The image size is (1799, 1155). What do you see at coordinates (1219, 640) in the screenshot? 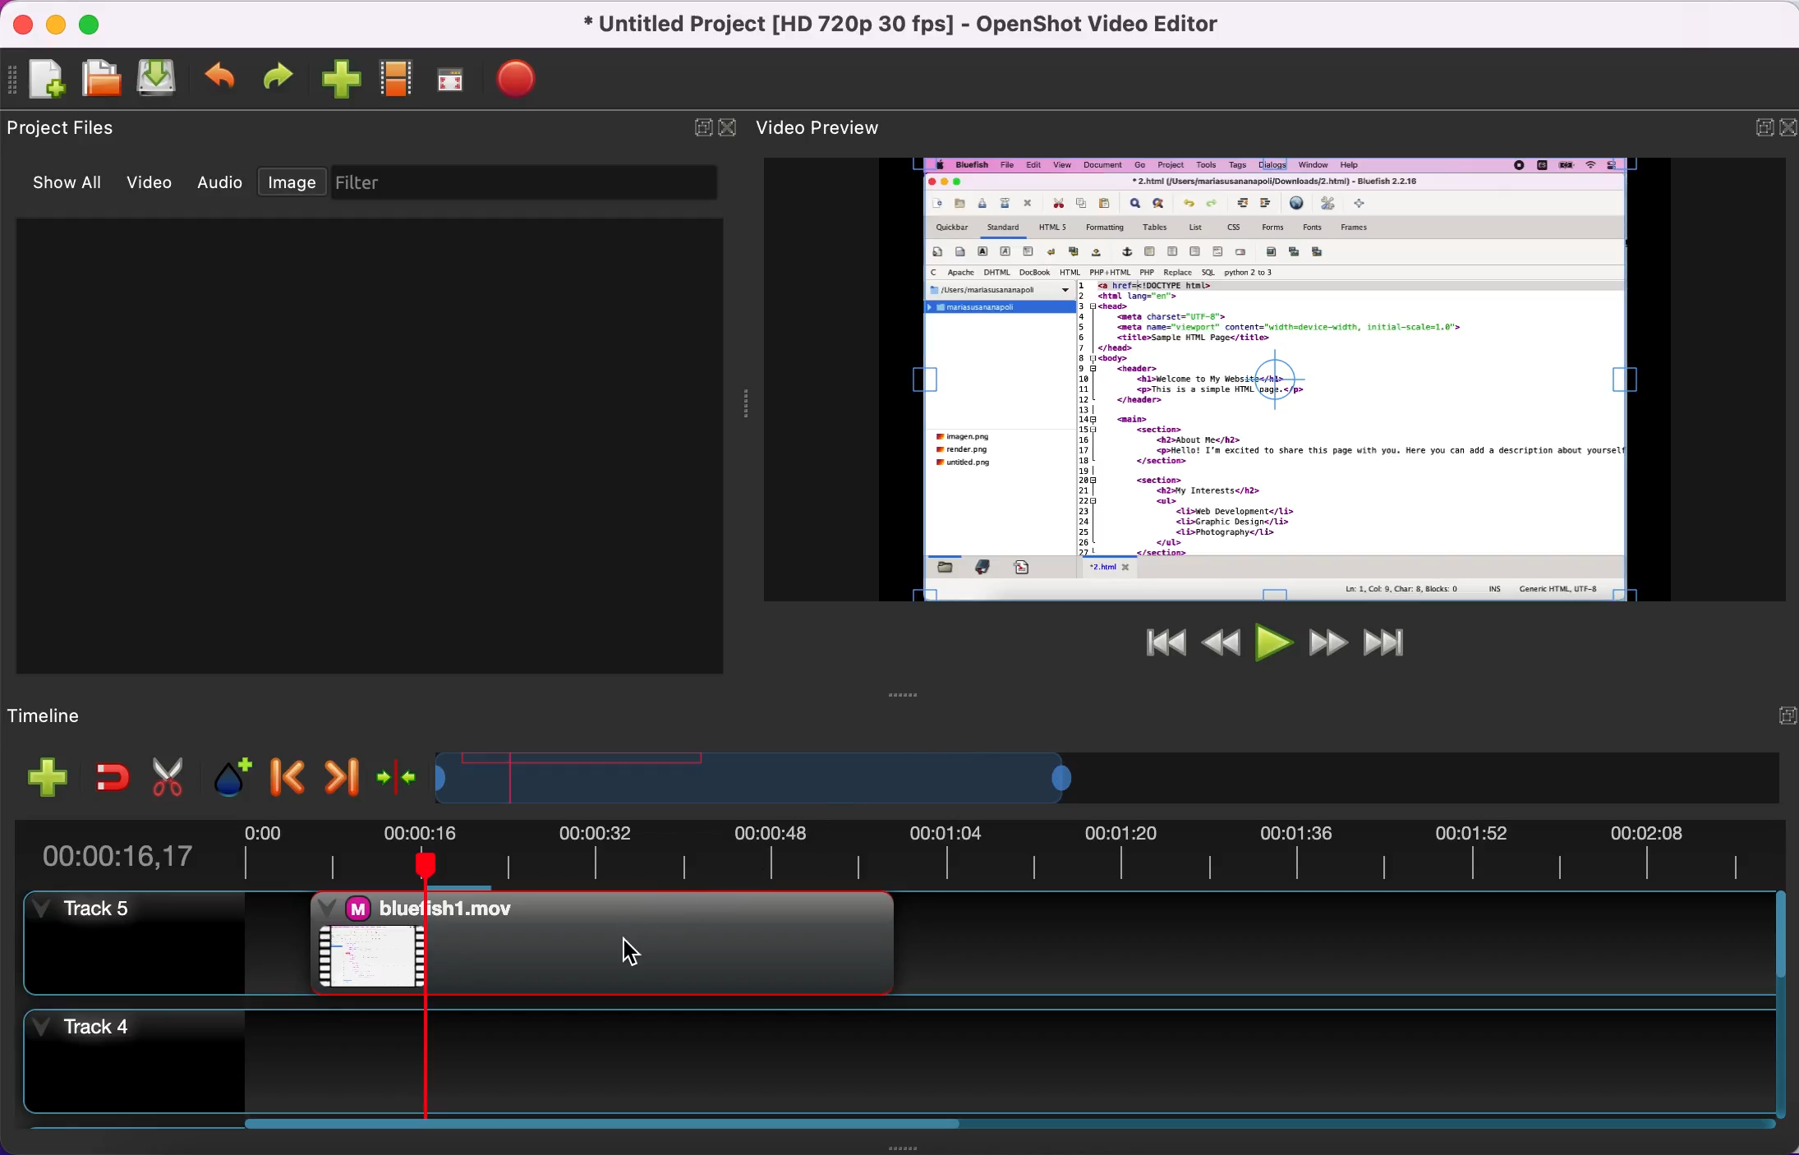
I see `rewind` at bounding box center [1219, 640].